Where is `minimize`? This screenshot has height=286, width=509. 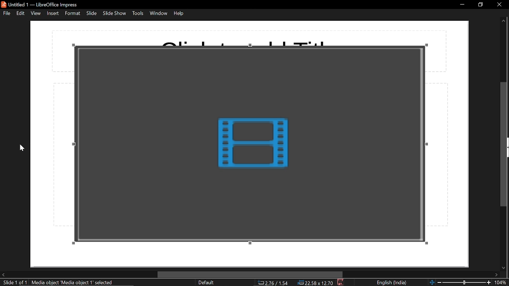
minimize is located at coordinates (460, 5).